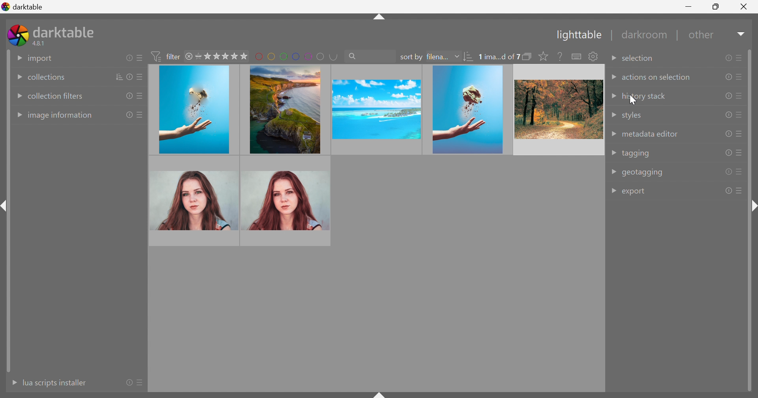 This screenshot has width=758, height=398. I want to click on darktable icon, so click(18, 35).